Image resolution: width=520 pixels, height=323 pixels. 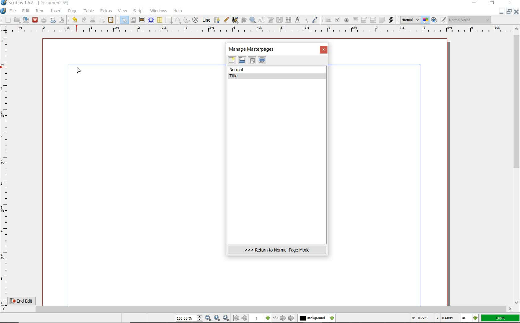 What do you see at coordinates (245, 318) in the screenshot?
I see `go to previous page` at bounding box center [245, 318].